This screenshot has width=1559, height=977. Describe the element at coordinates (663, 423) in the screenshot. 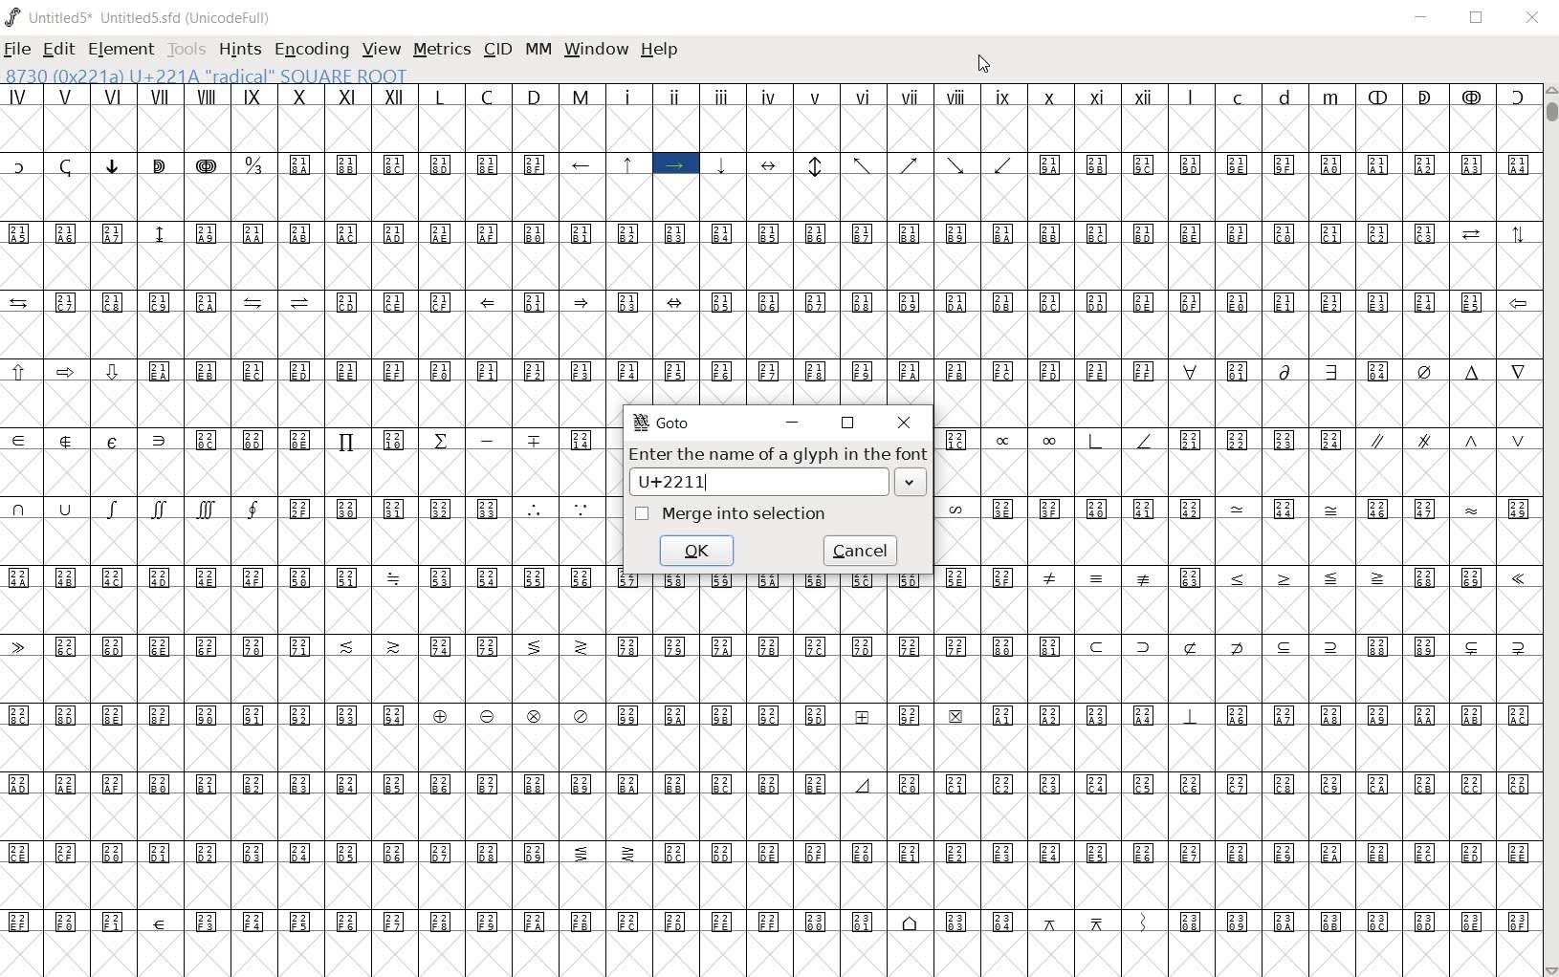

I see `GoTo` at that location.